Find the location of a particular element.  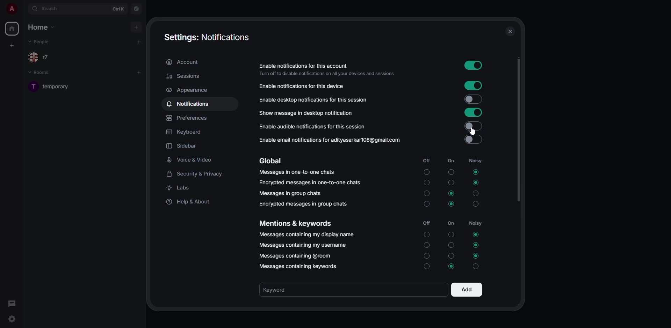

noisy is located at coordinates (475, 223).